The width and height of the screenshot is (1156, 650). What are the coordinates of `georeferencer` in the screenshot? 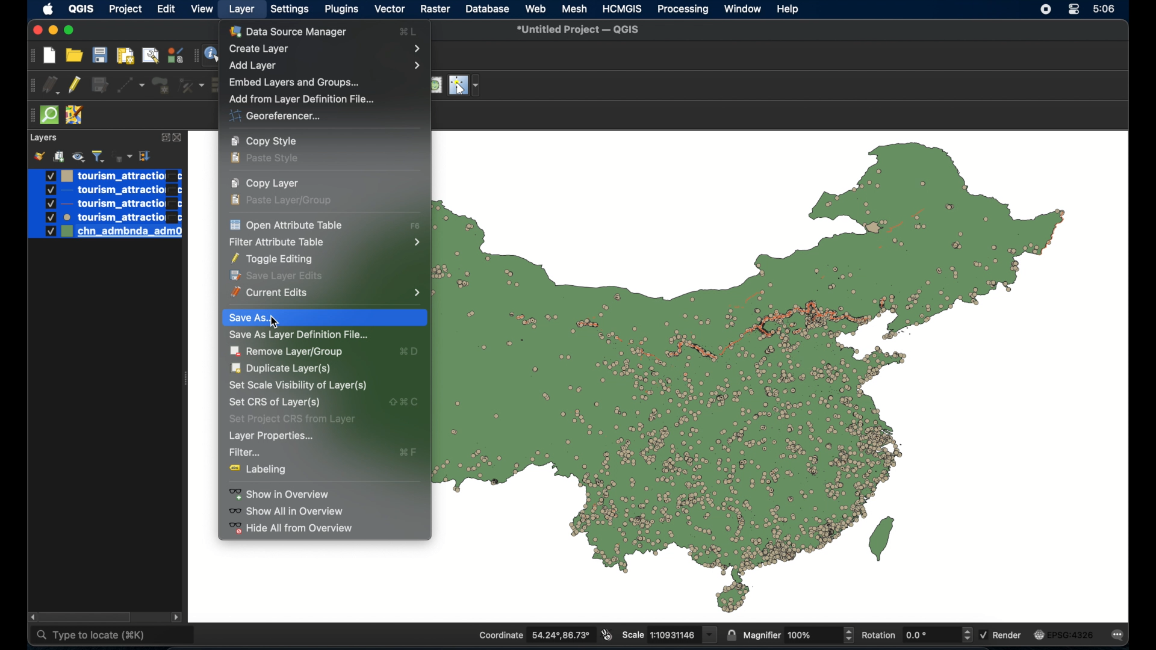 It's located at (276, 117).